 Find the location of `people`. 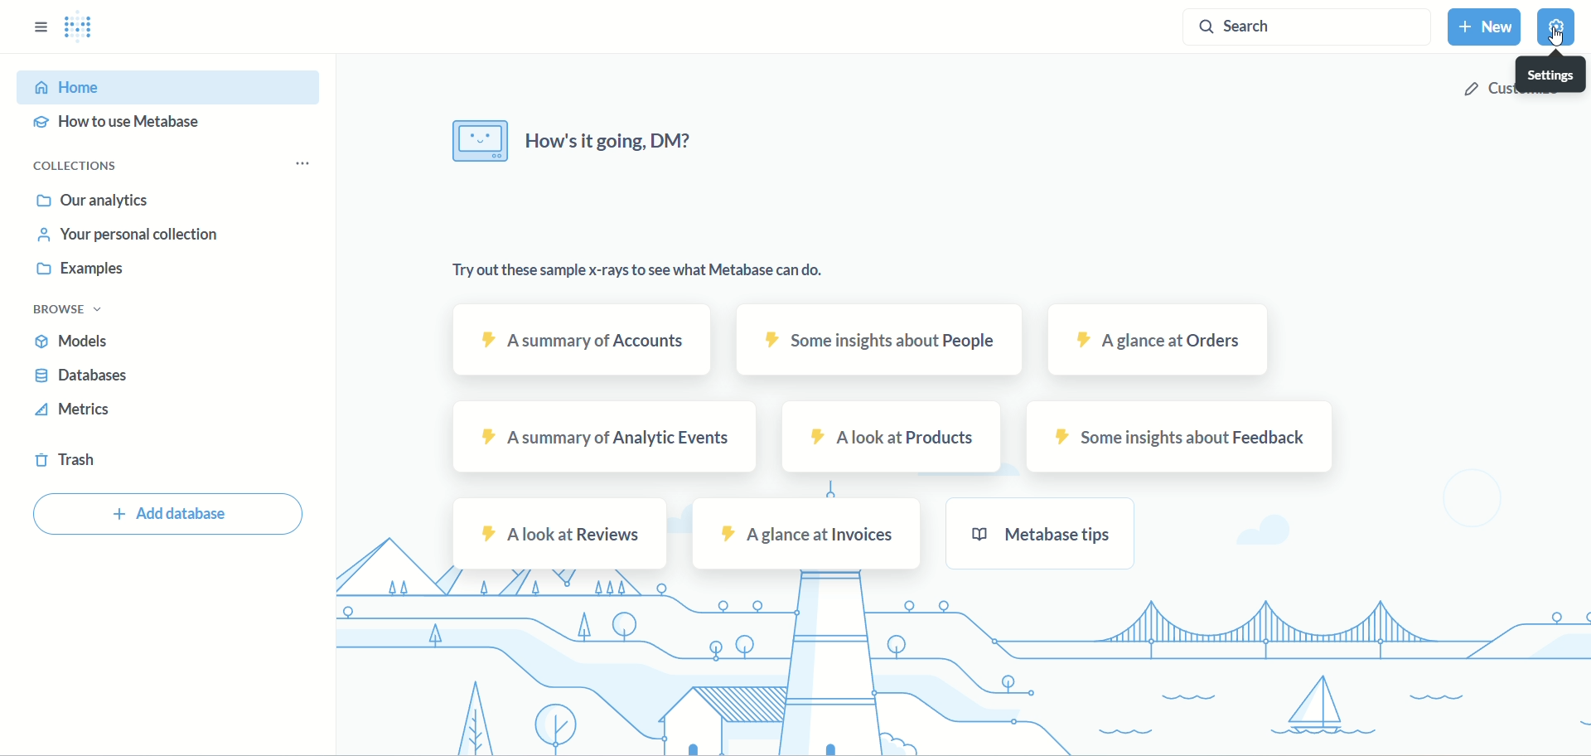

people is located at coordinates (879, 342).